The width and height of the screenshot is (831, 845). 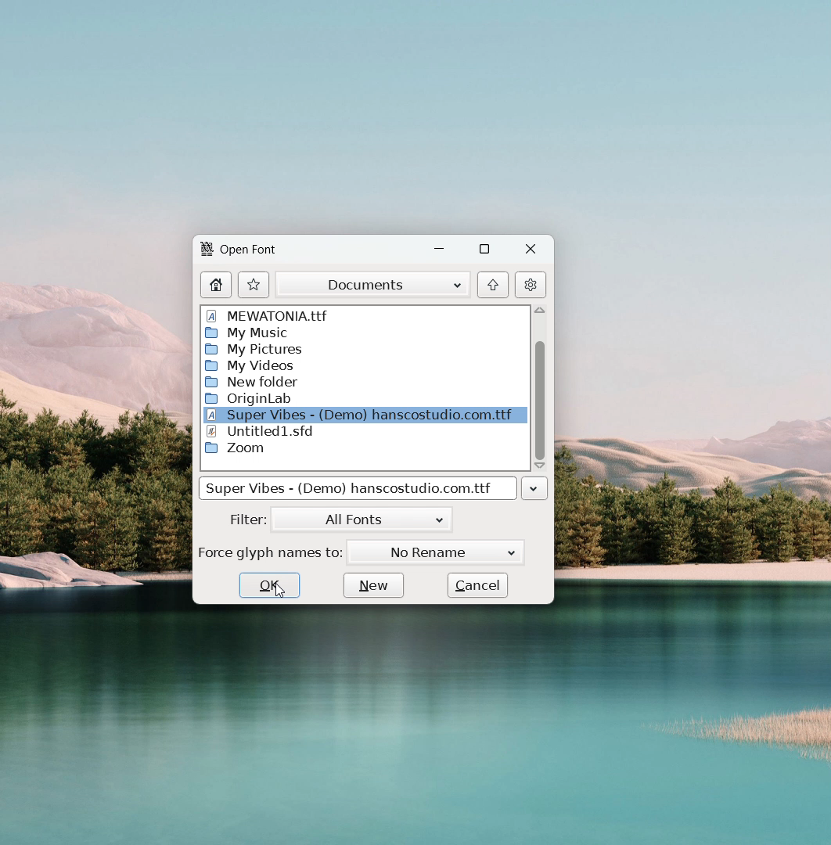 I want to click on  MEWATONIA. ttf, so click(x=272, y=313).